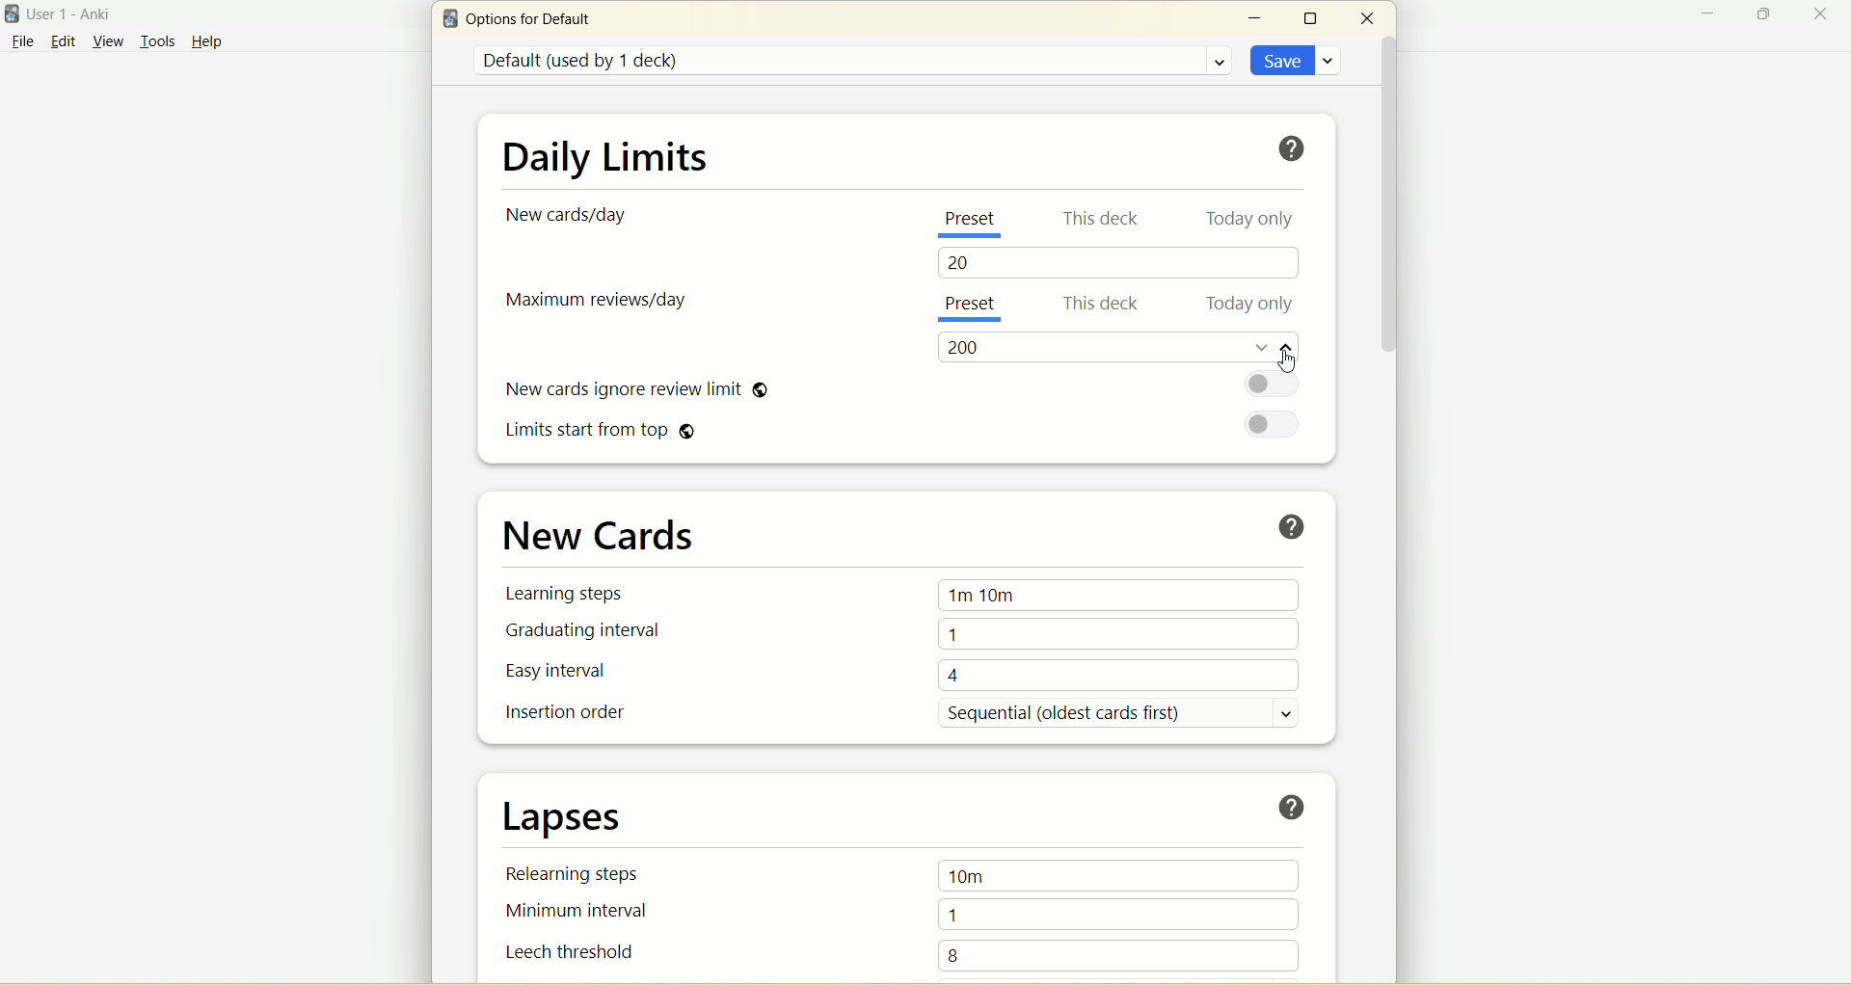 Image resolution: width=1851 pixels, height=985 pixels. Describe the element at coordinates (448, 18) in the screenshot. I see `logo` at that location.